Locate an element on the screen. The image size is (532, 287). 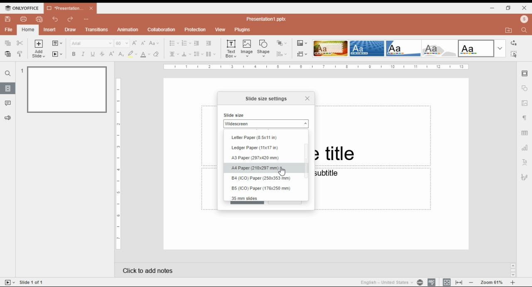
erase is located at coordinates (157, 54).